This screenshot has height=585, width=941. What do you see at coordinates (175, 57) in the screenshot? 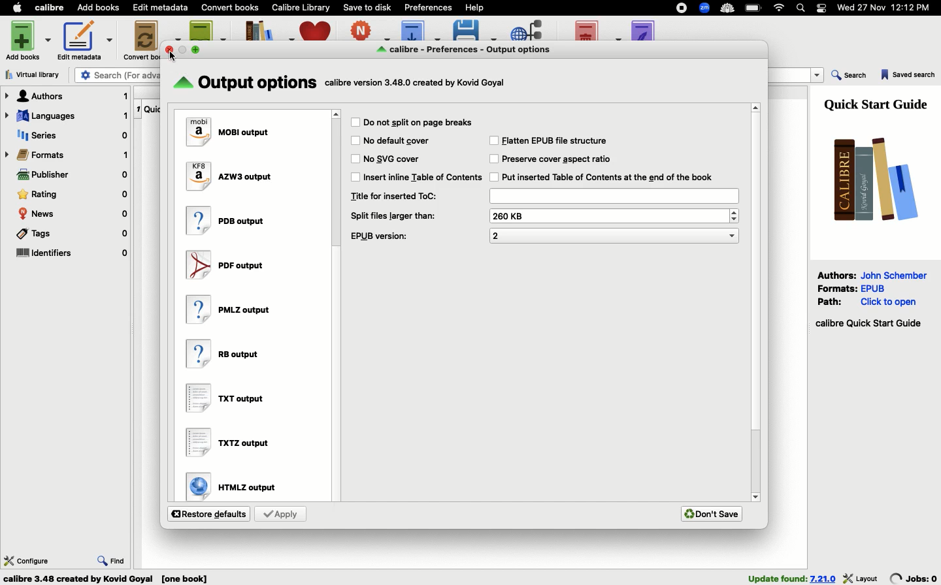
I see `cursor` at bounding box center [175, 57].